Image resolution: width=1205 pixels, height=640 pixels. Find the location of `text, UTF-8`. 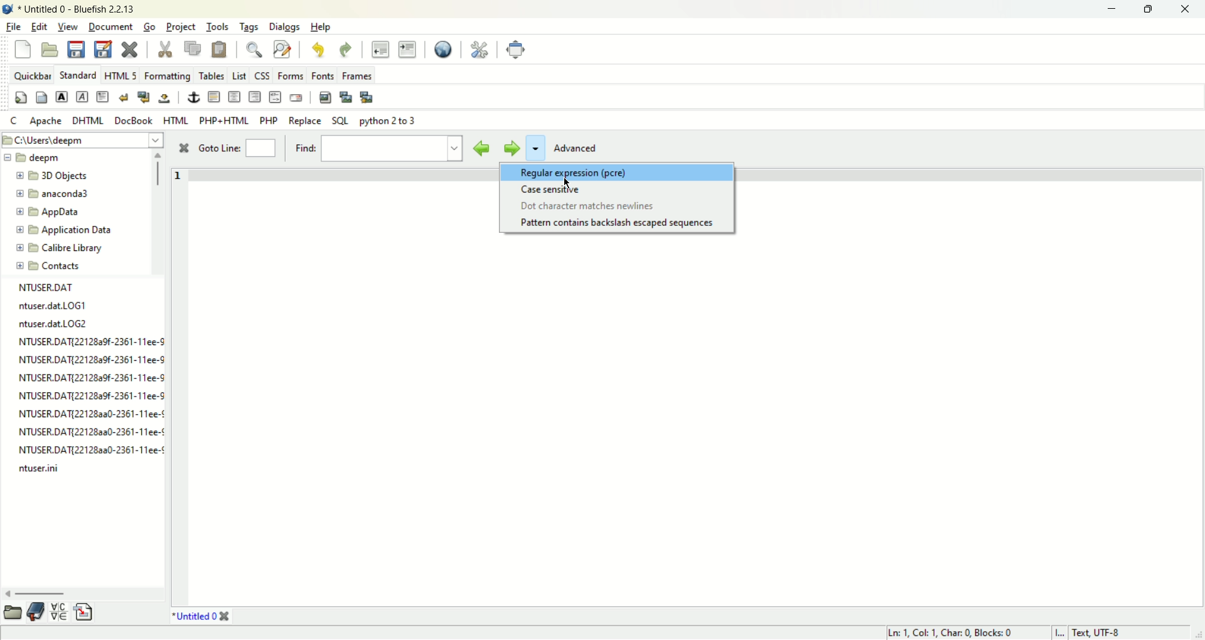

text, UTF-8 is located at coordinates (1104, 632).